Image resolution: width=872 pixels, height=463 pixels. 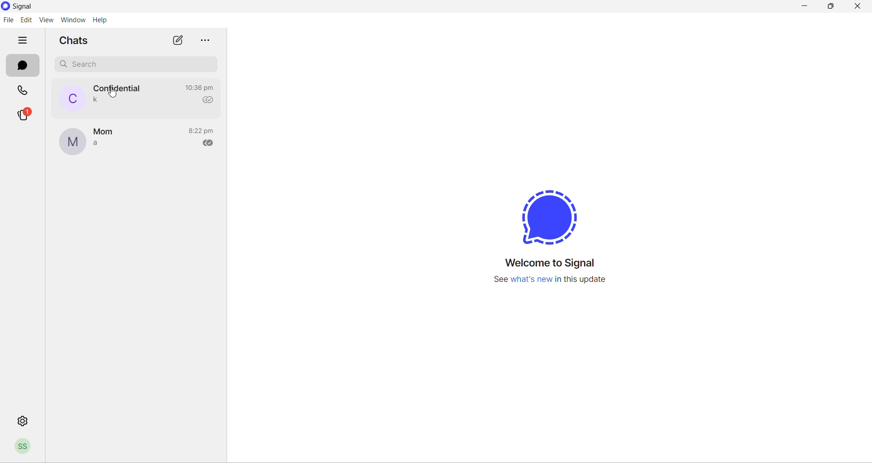 What do you see at coordinates (73, 20) in the screenshot?
I see `Window` at bounding box center [73, 20].